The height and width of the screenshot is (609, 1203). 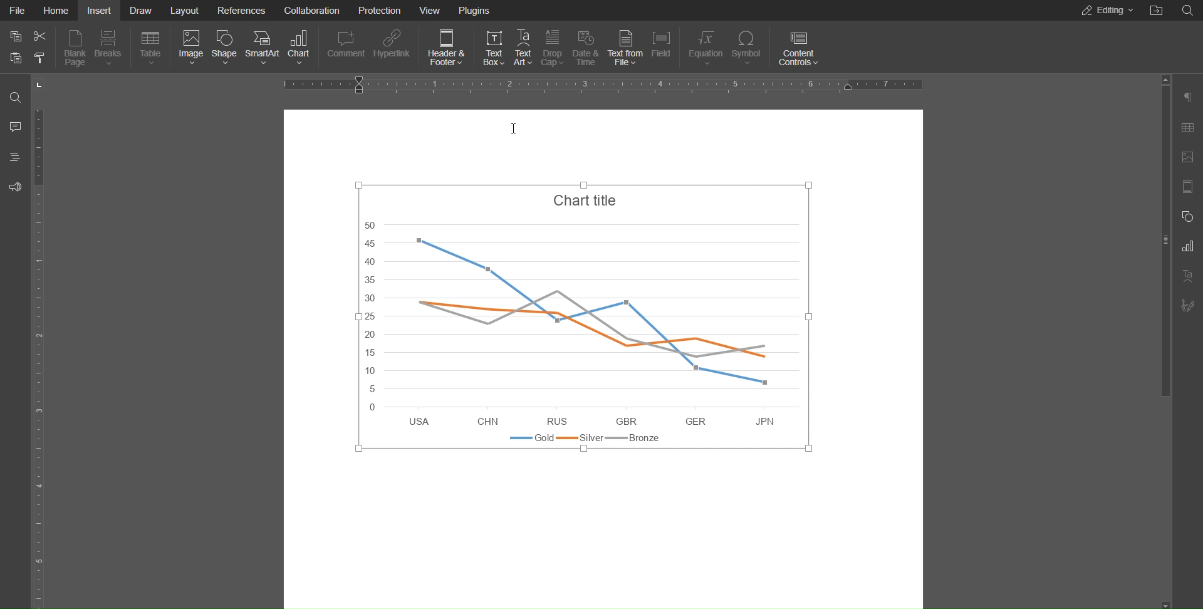 I want to click on Vertical Ruler, so click(x=43, y=355).